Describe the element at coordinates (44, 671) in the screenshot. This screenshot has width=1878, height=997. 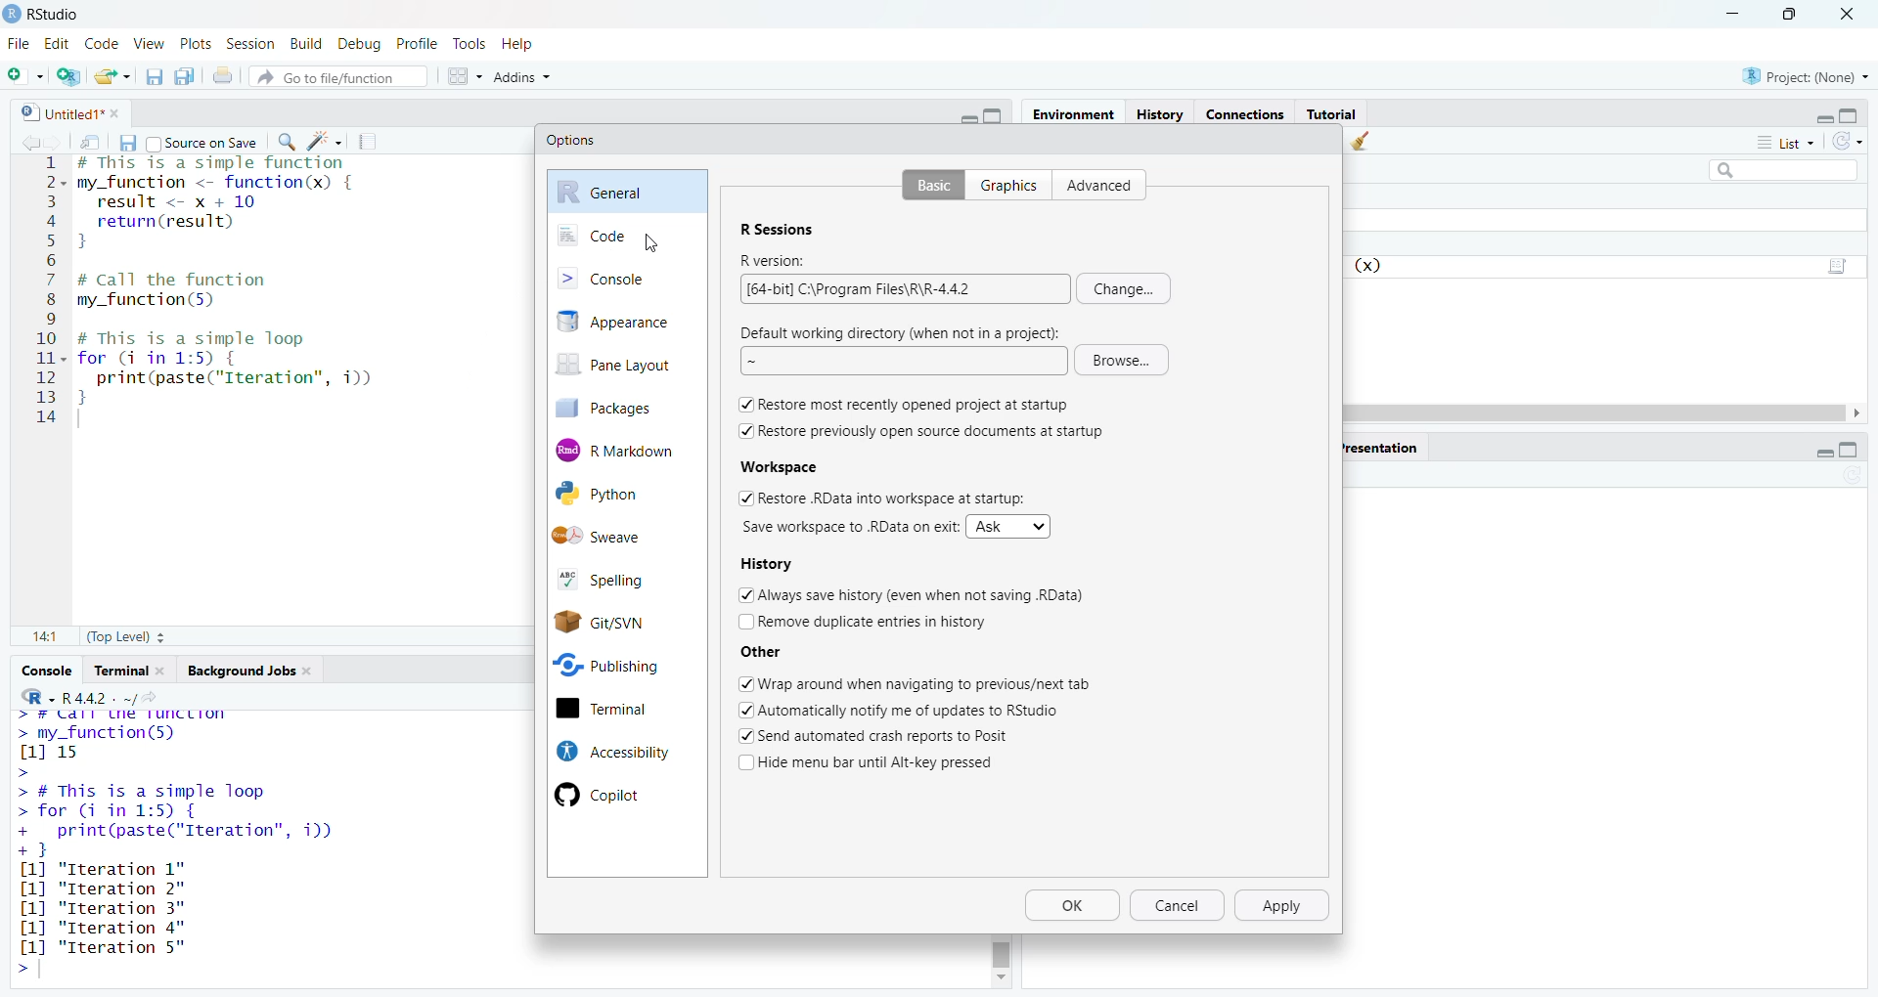
I see `console` at that location.